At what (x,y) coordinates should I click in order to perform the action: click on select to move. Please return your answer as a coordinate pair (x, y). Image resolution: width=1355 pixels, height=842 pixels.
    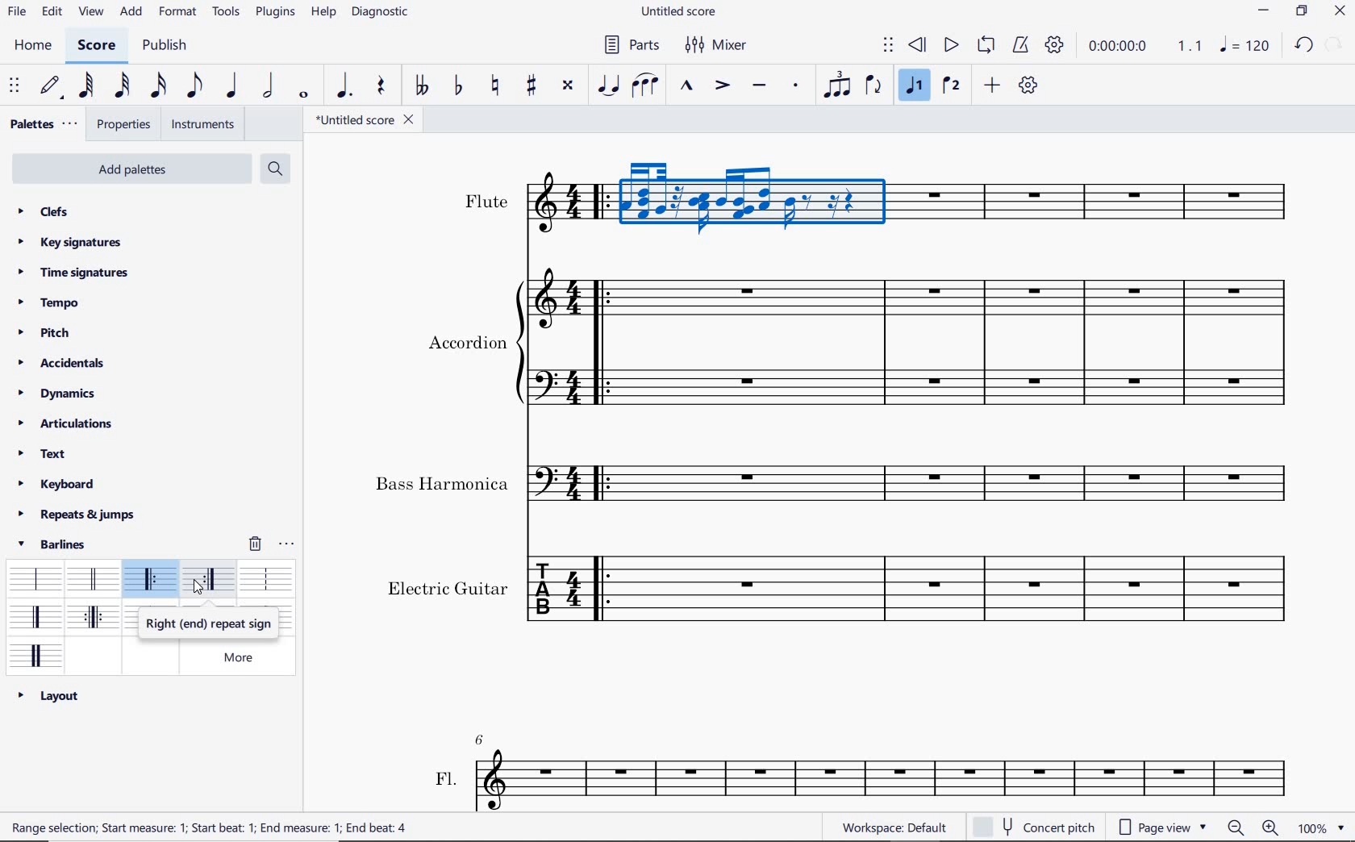
    Looking at the image, I should click on (889, 46).